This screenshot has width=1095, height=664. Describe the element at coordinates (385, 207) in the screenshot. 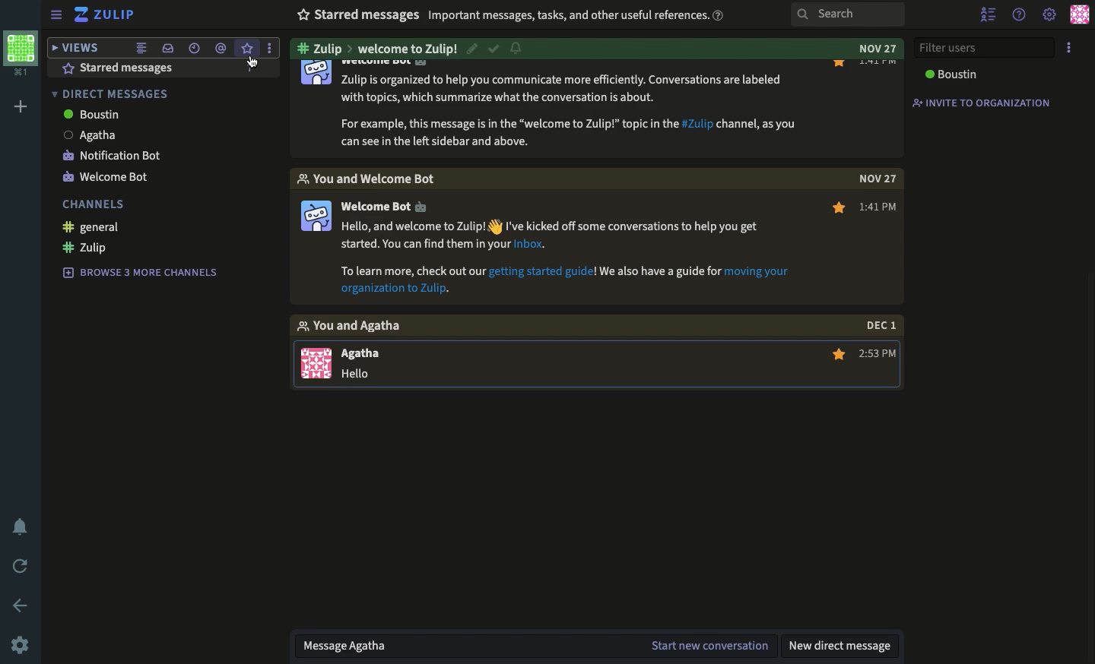

I see `Welcome Bot` at that location.